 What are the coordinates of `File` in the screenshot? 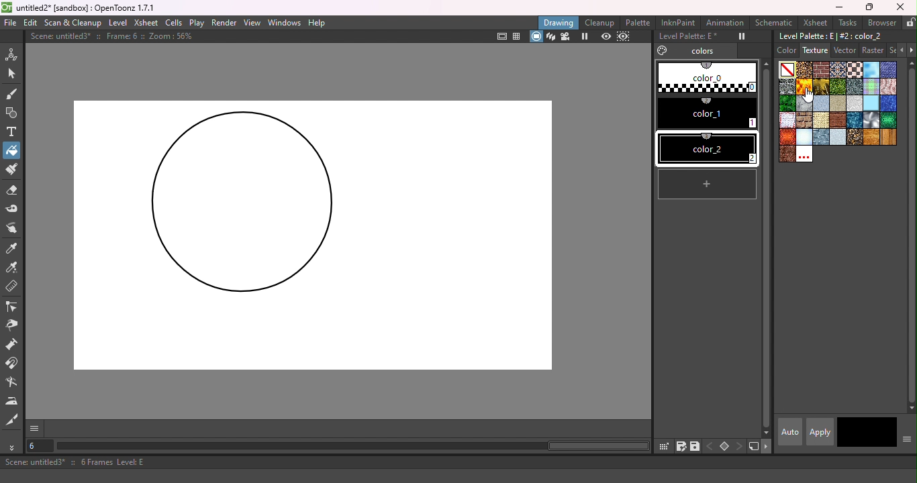 It's located at (11, 23).